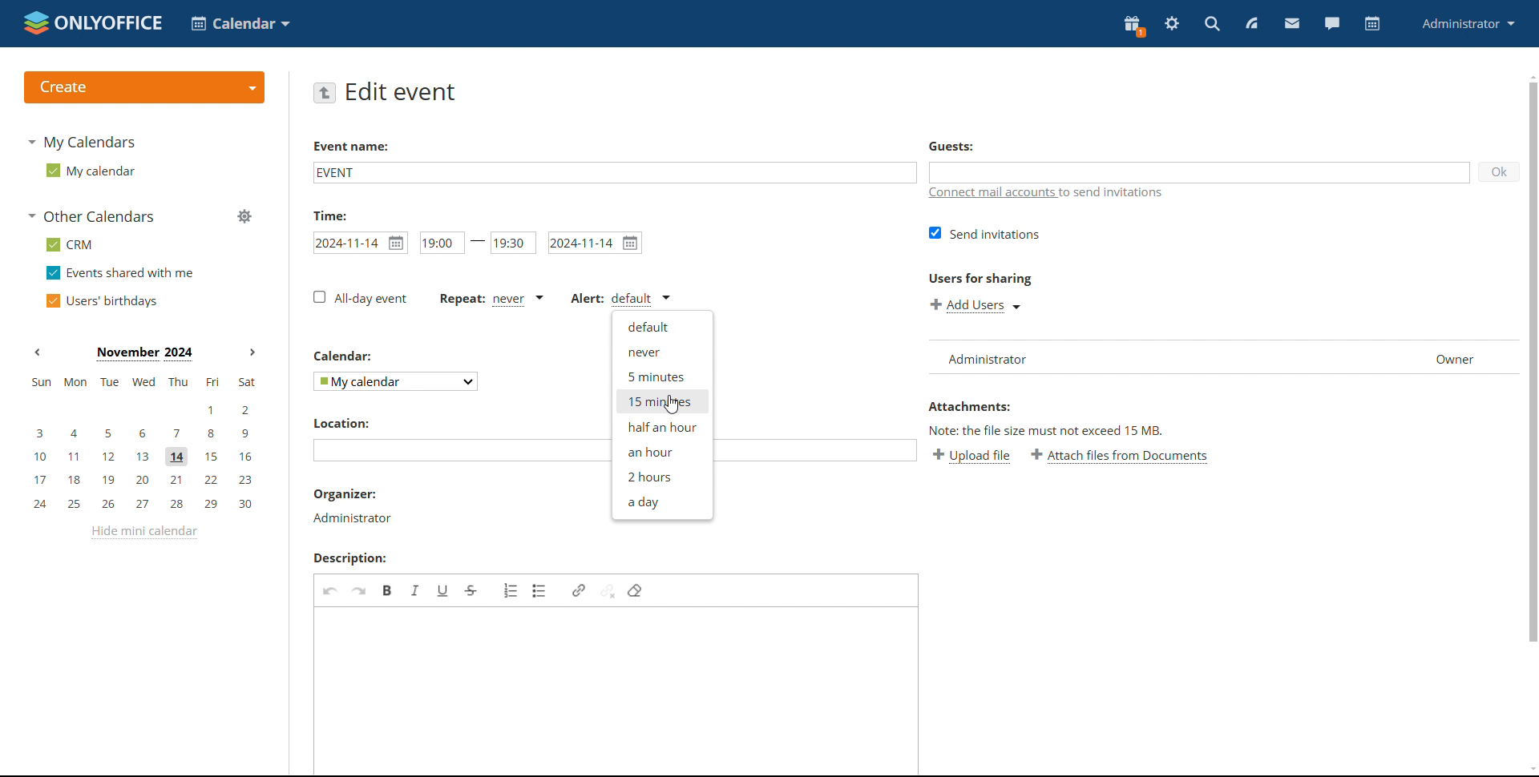 This screenshot has height=777, width=1539. I want to click on select calendar, so click(394, 381).